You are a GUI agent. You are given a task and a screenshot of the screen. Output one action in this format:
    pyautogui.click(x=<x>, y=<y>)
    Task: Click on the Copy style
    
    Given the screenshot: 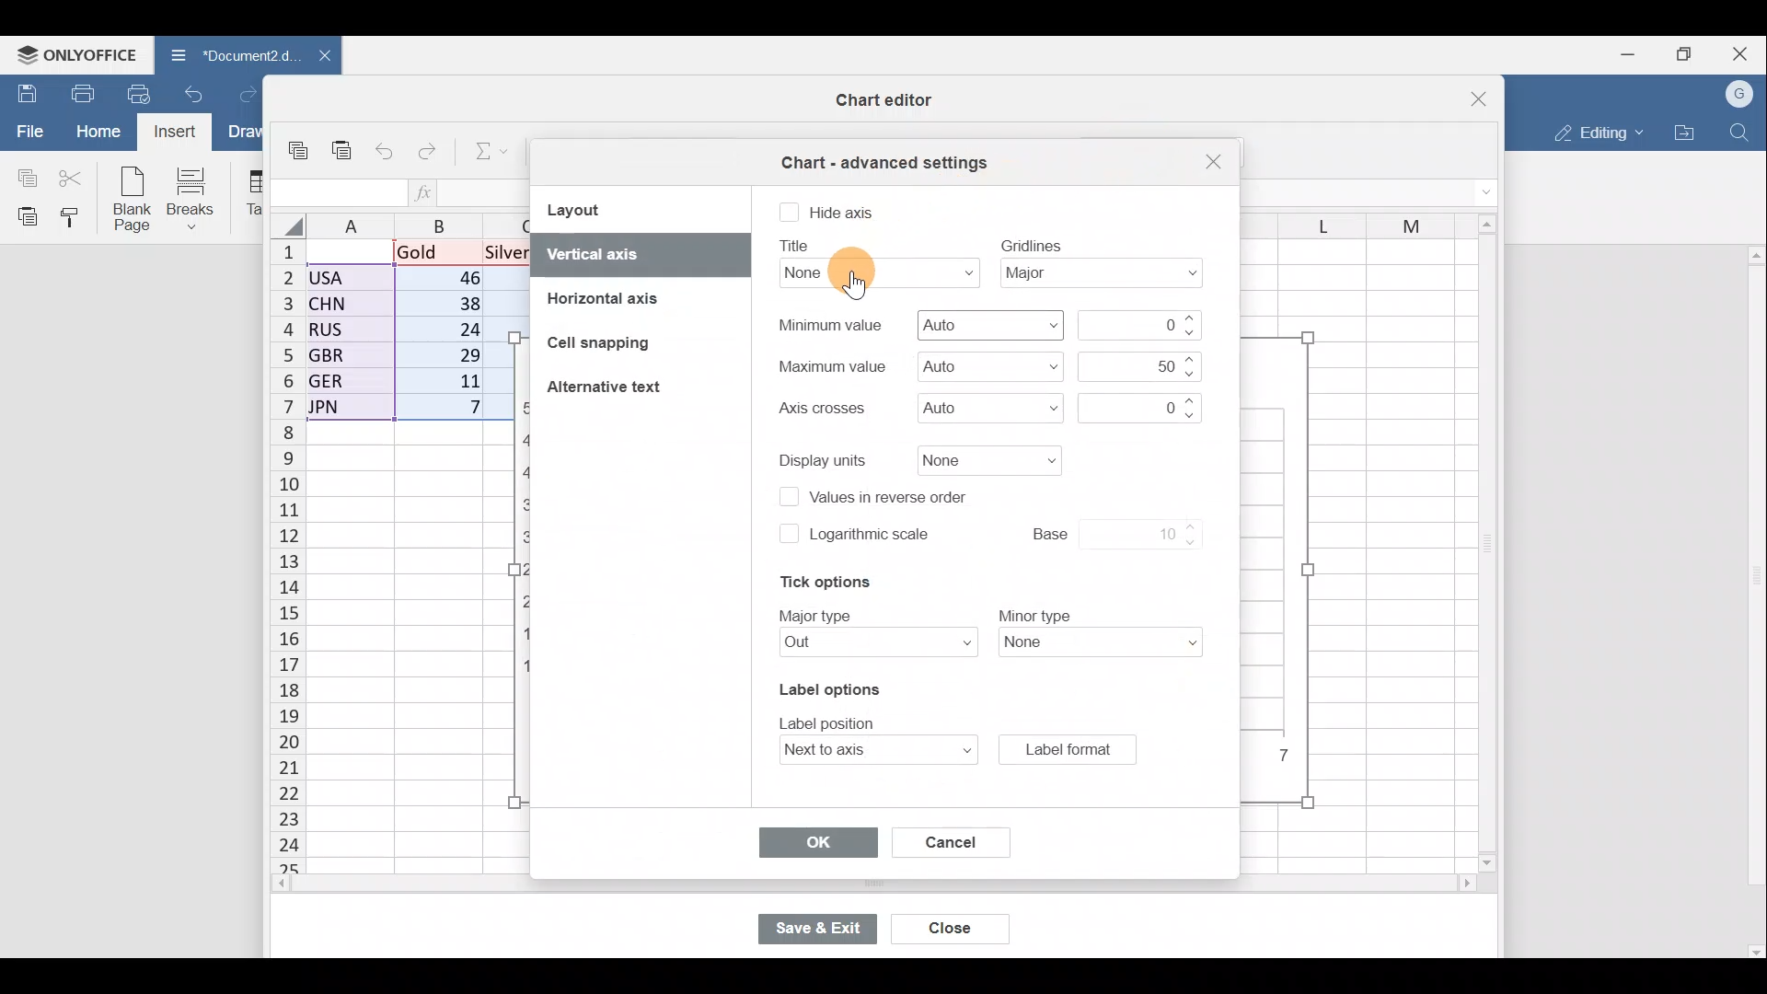 What is the action you would take?
    pyautogui.click(x=75, y=219)
    